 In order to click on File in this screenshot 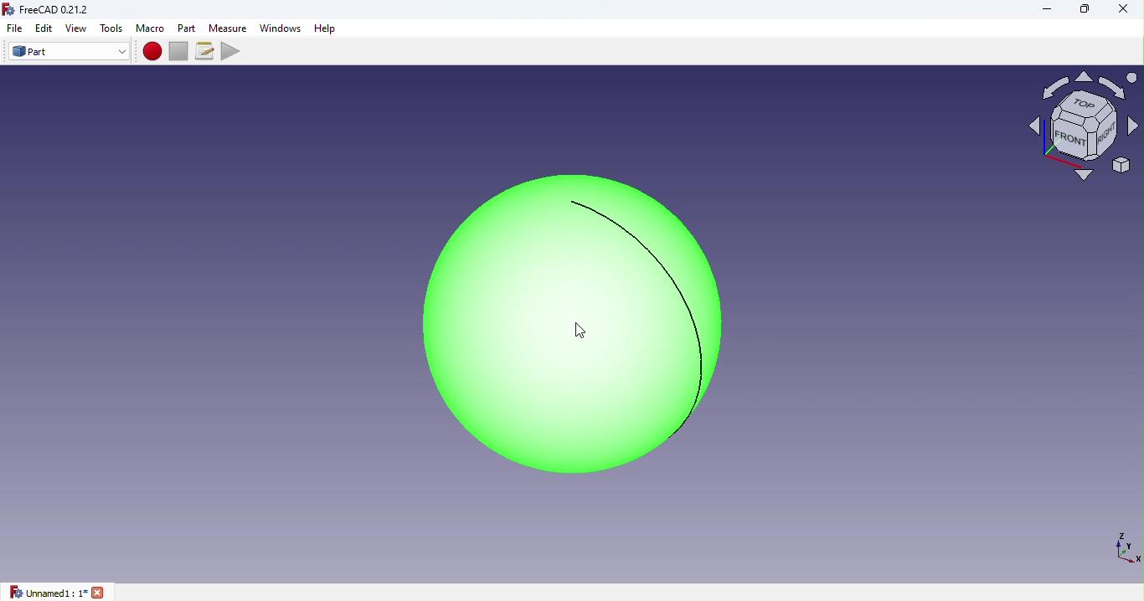, I will do `click(12, 28)`.